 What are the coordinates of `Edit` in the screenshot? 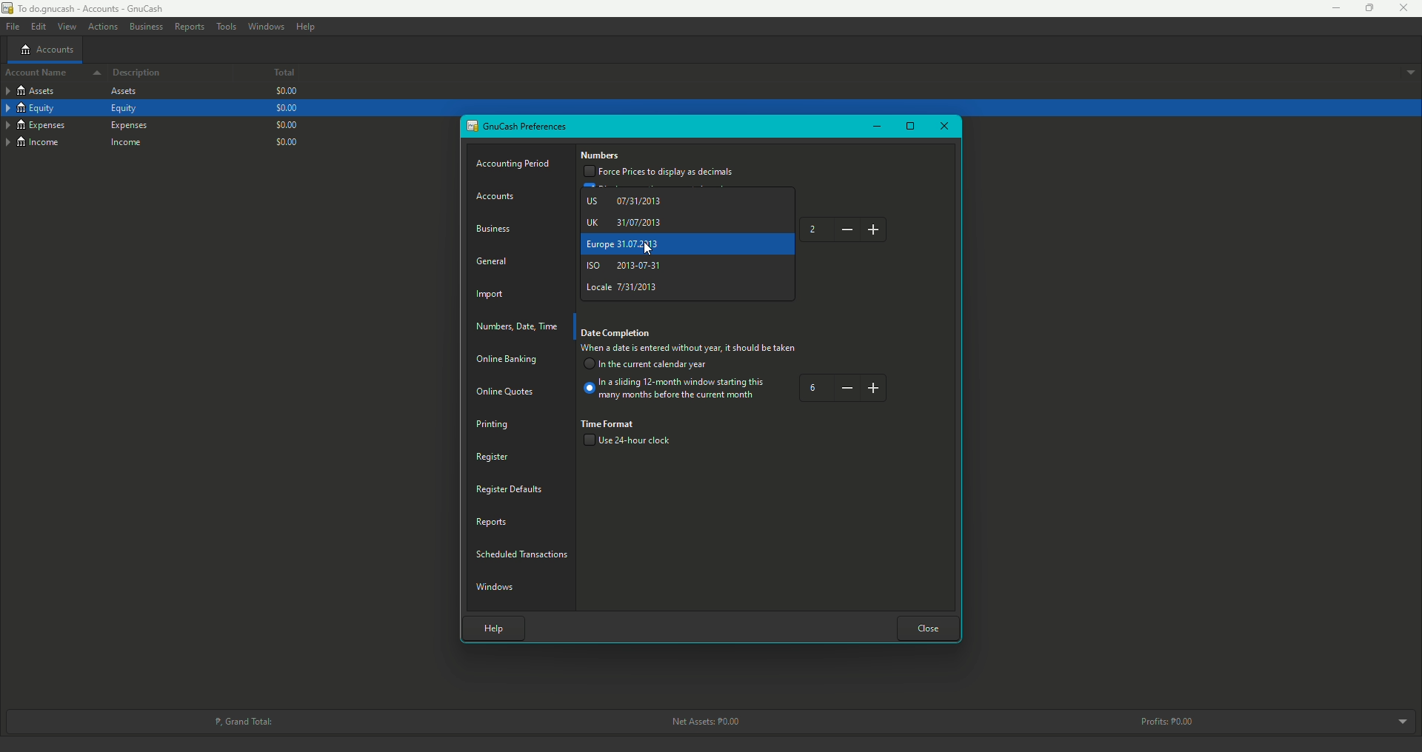 It's located at (37, 26).